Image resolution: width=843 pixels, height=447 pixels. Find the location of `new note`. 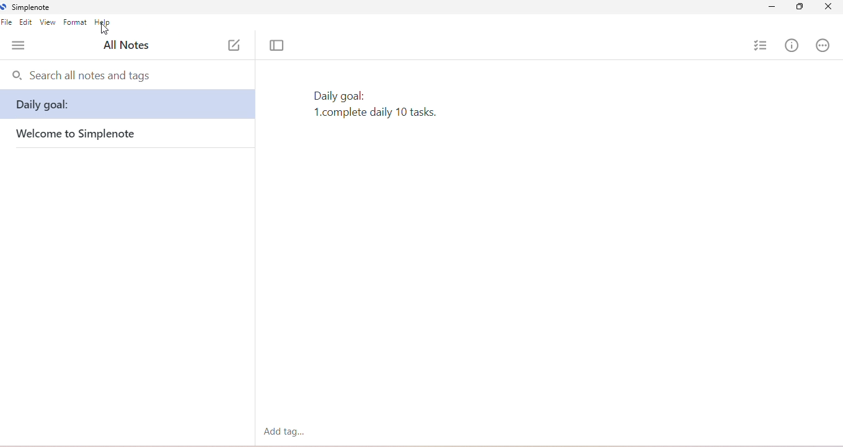

new note is located at coordinates (234, 45).